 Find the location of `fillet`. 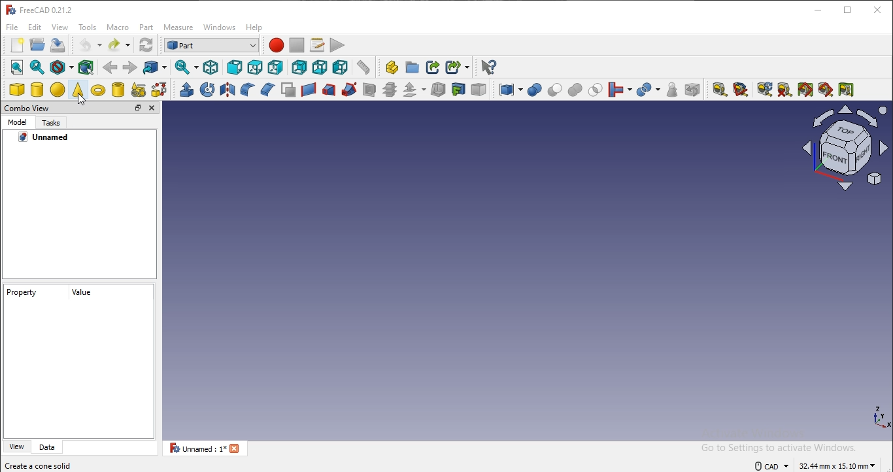

fillet is located at coordinates (245, 90).